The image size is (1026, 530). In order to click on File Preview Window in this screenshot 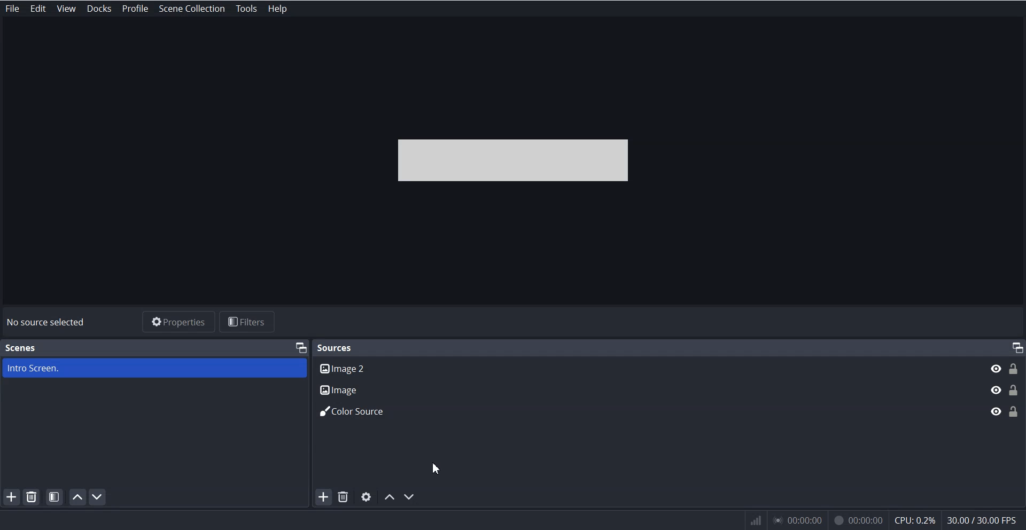, I will do `click(517, 160)`.